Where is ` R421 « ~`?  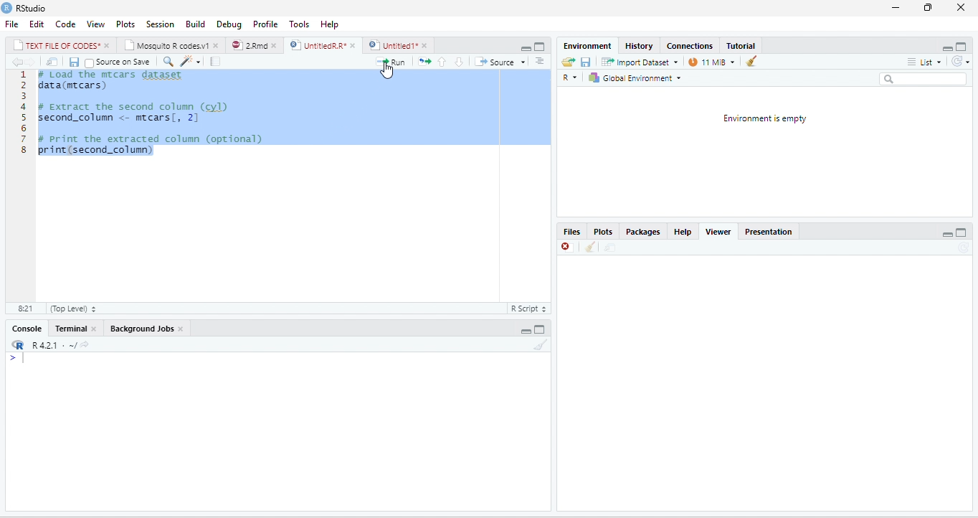
 R421 « ~ is located at coordinates (47, 343).